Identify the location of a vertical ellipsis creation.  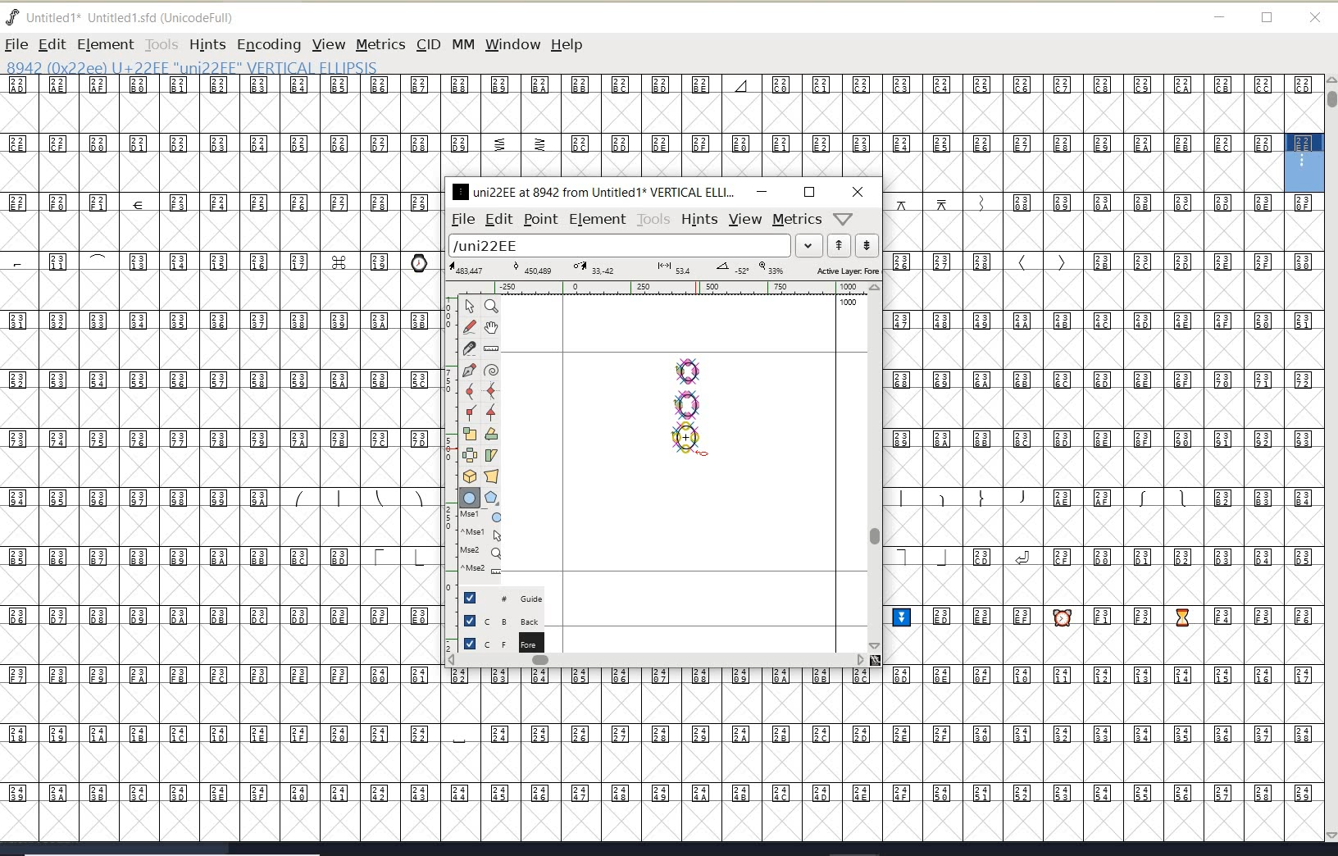
(688, 403).